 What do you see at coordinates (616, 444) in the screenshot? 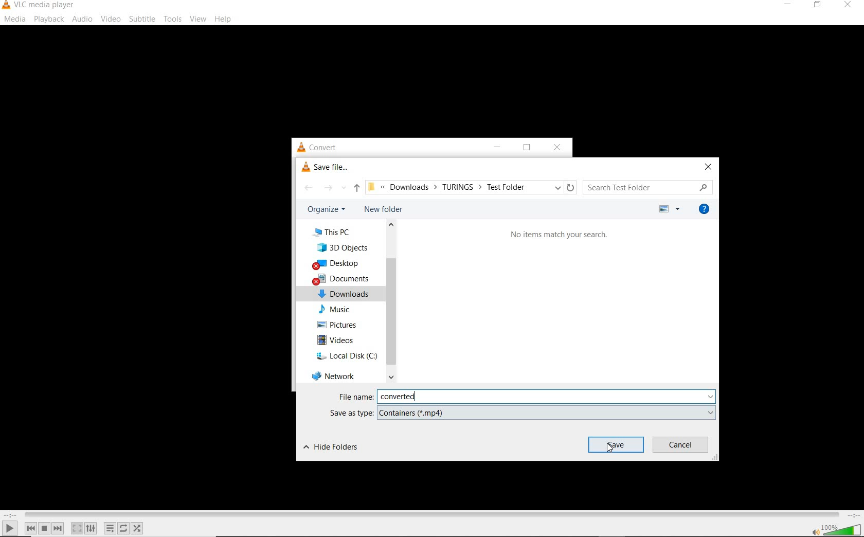
I see `save` at bounding box center [616, 444].